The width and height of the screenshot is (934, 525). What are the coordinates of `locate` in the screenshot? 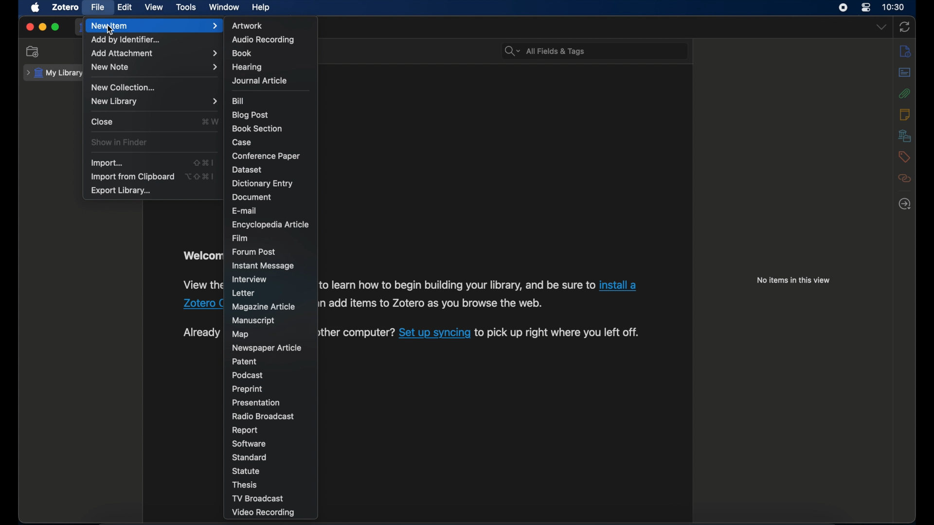 It's located at (905, 205).